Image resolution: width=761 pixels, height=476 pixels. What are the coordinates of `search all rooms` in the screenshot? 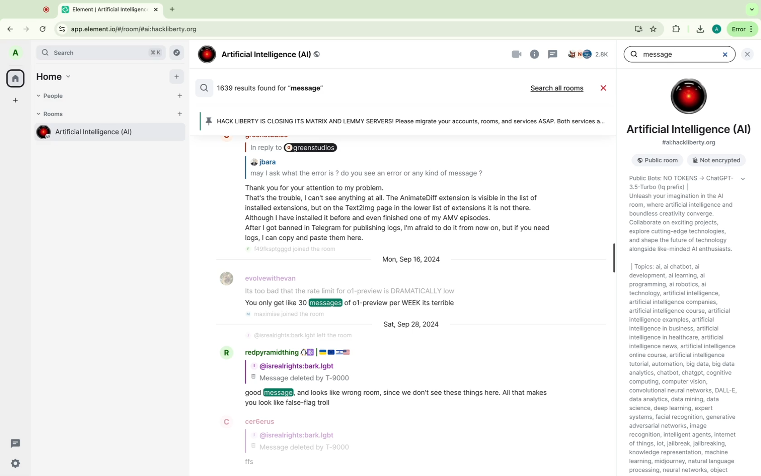 It's located at (559, 89).